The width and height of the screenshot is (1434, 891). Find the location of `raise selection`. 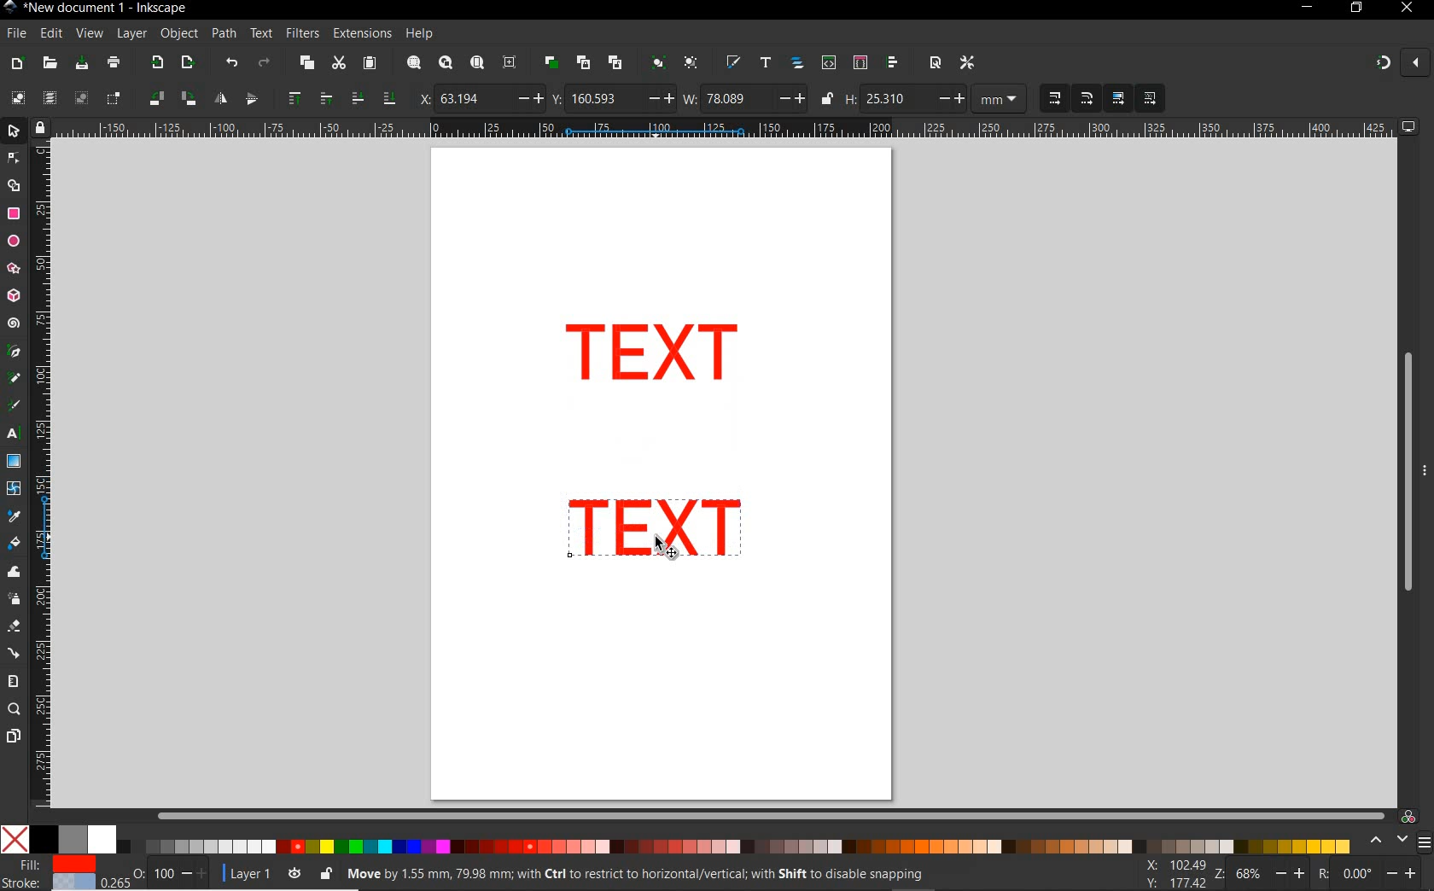

raise selection is located at coordinates (306, 99).